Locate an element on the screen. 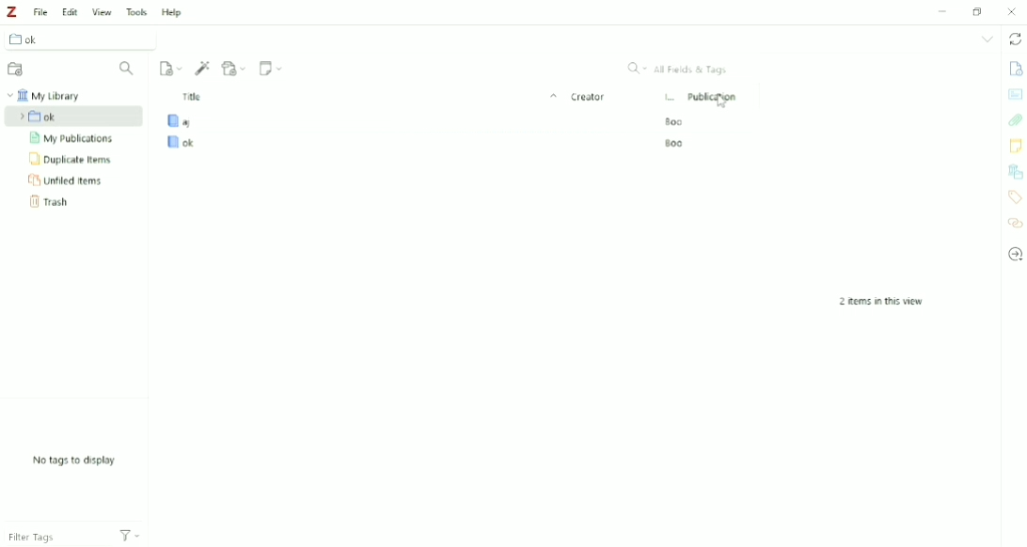  Related is located at coordinates (1015, 223).